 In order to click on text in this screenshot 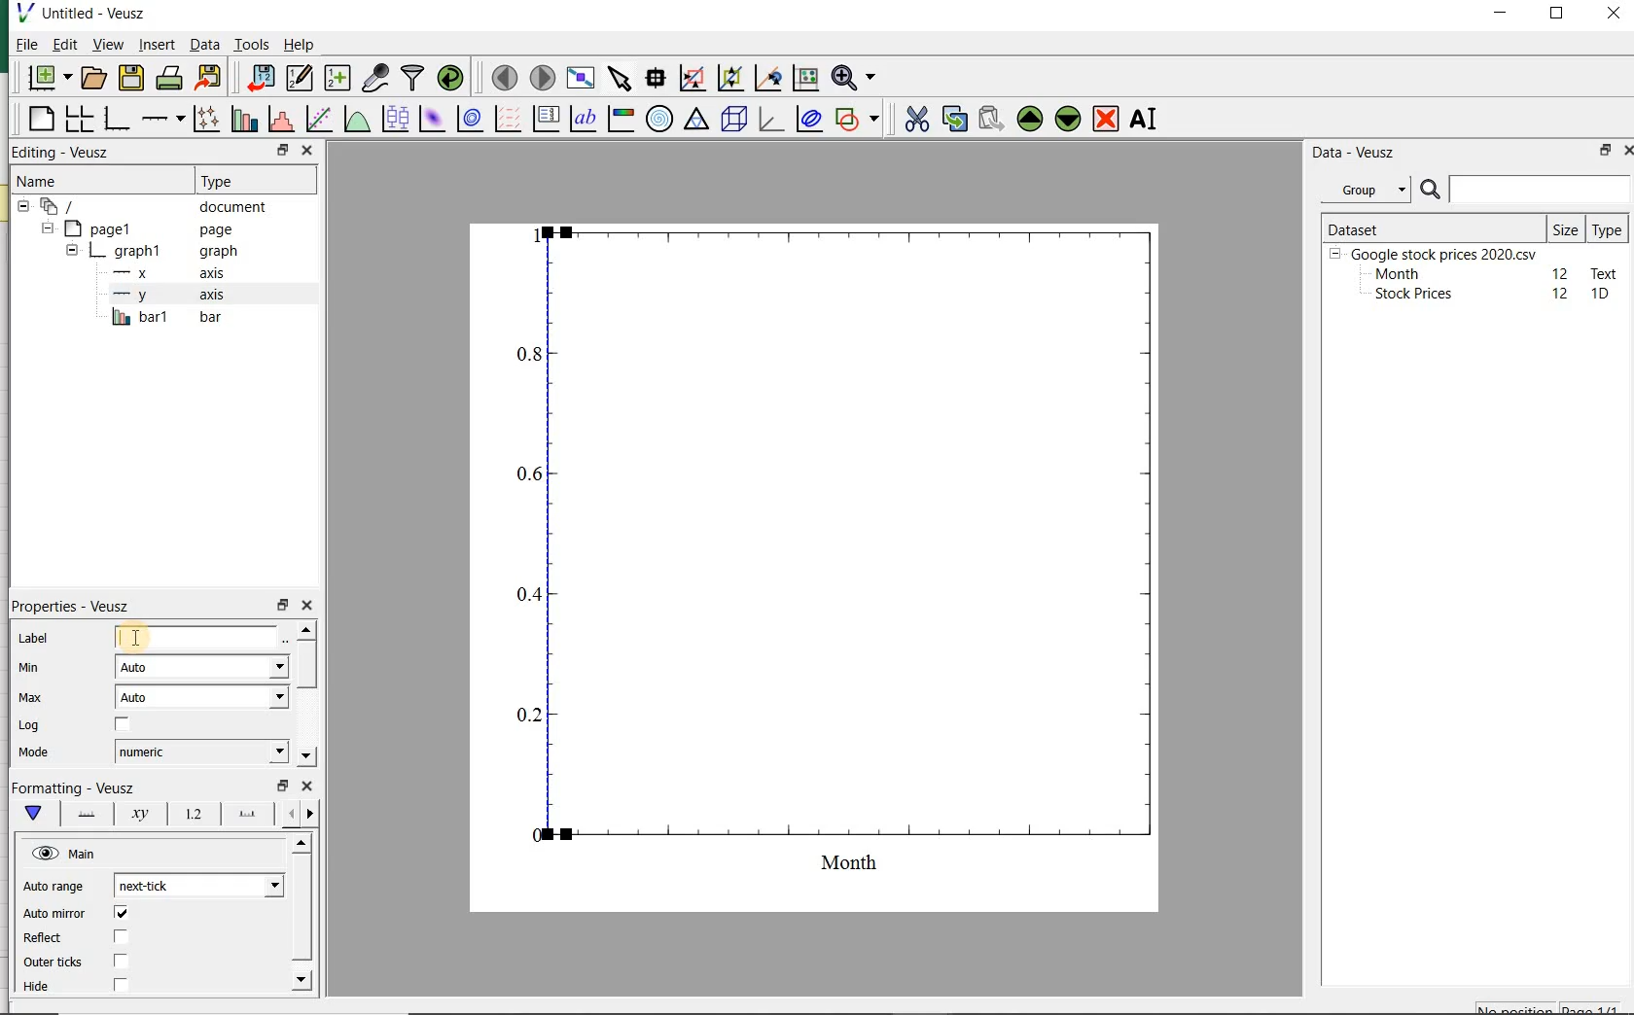, I will do `click(1601, 272)`.